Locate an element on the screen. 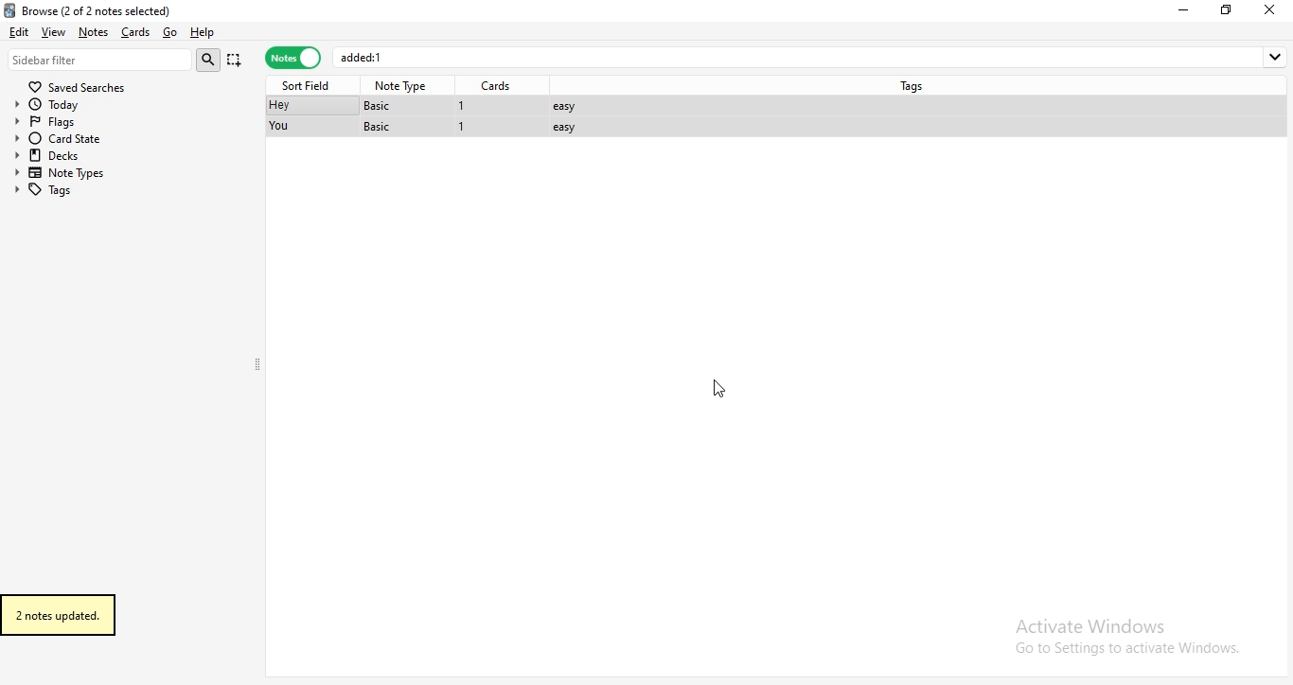 This screenshot has height=685, width=1293. cards is located at coordinates (133, 32).